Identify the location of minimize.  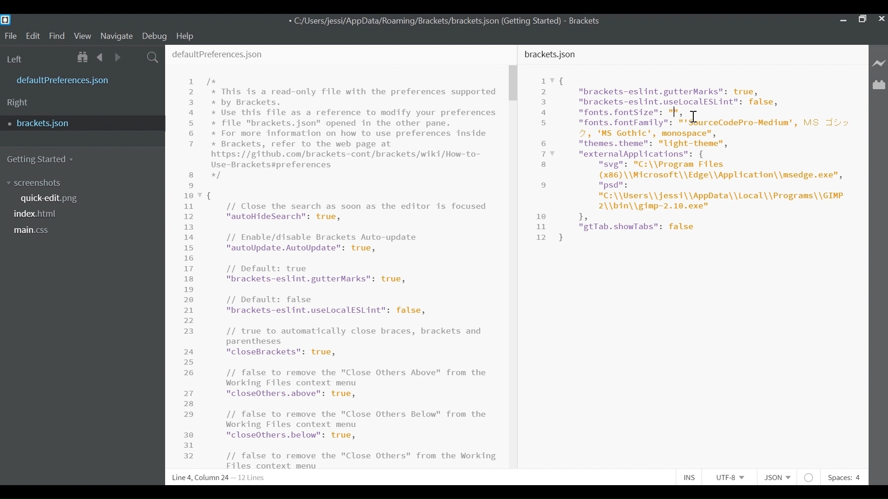
(842, 19).